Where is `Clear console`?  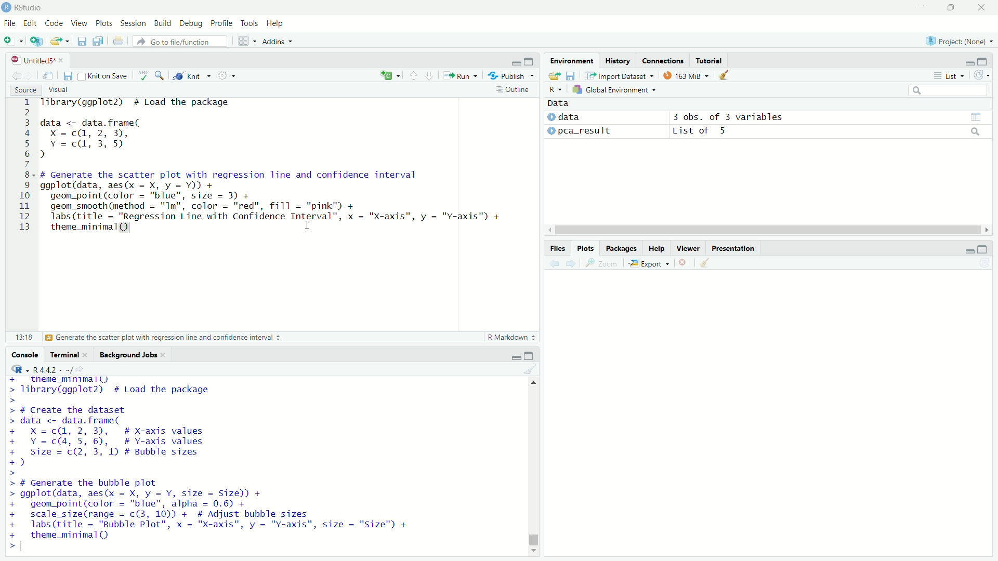 Clear console is located at coordinates (529, 369).